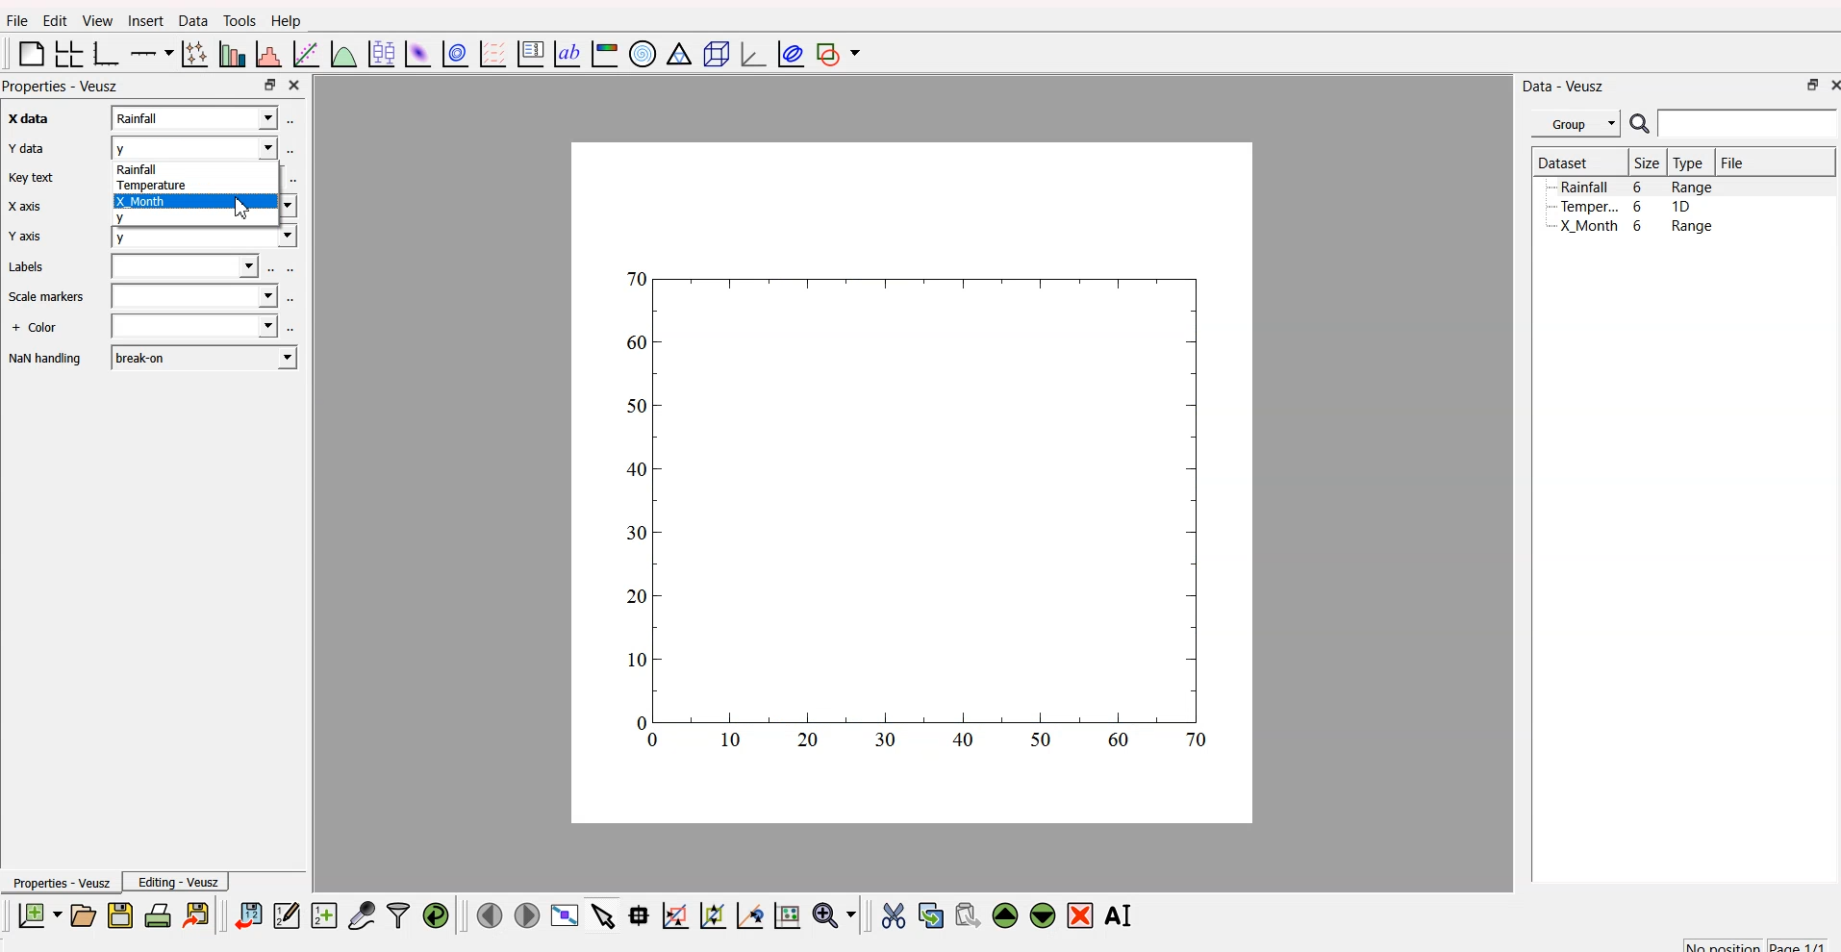 Image resolution: width=1841 pixels, height=952 pixels. What do you see at coordinates (529, 55) in the screenshot?
I see `plot key` at bounding box center [529, 55].